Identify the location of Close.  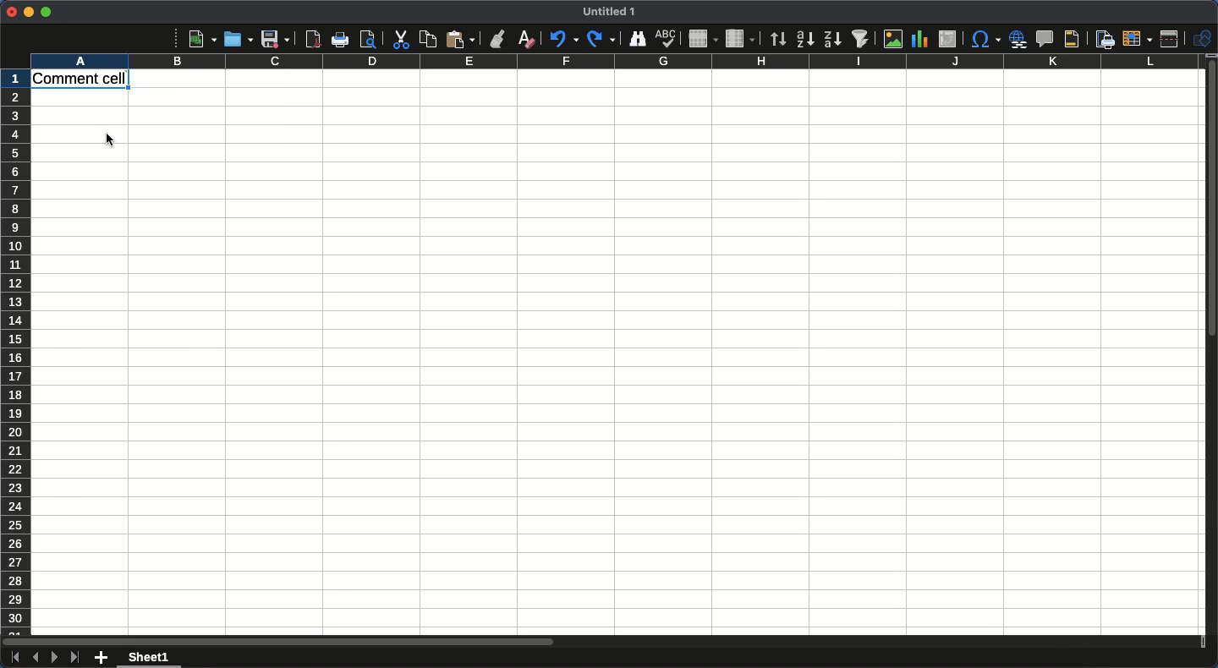
(8, 10).